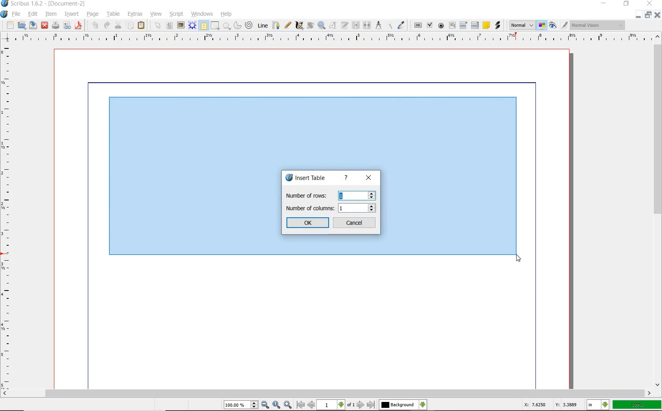  What do you see at coordinates (464, 25) in the screenshot?
I see `pdf combo box` at bounding box center [464, 25].